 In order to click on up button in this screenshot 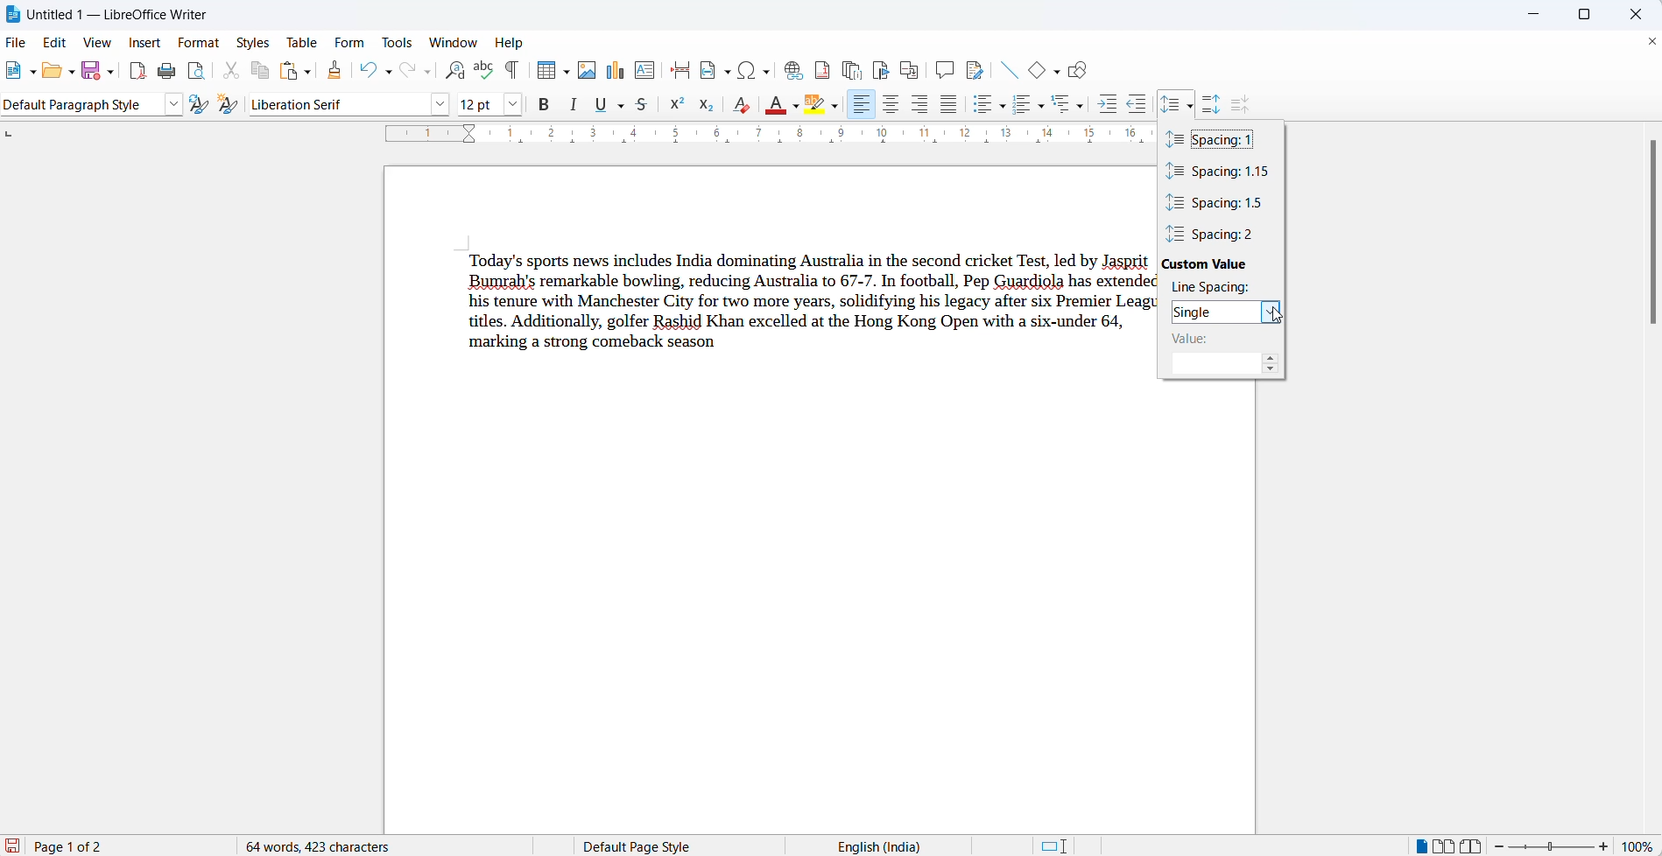, I will do `click(1272, 360)`.